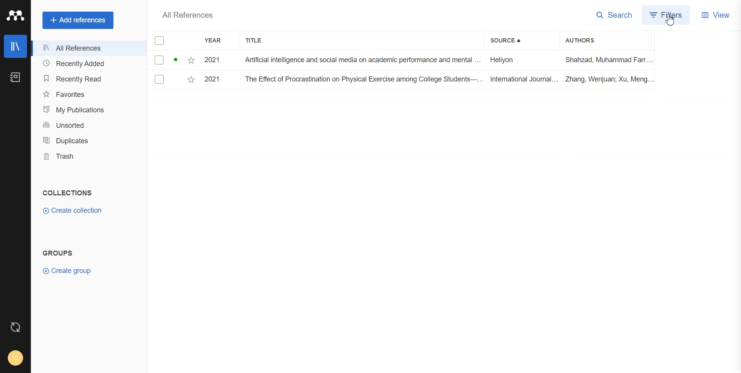 The height and width of the screenshot is (373, 741). What do you see at coordinates (584, 41) in the screenshot?
I see `Authors` at bounding box center [584, 41].